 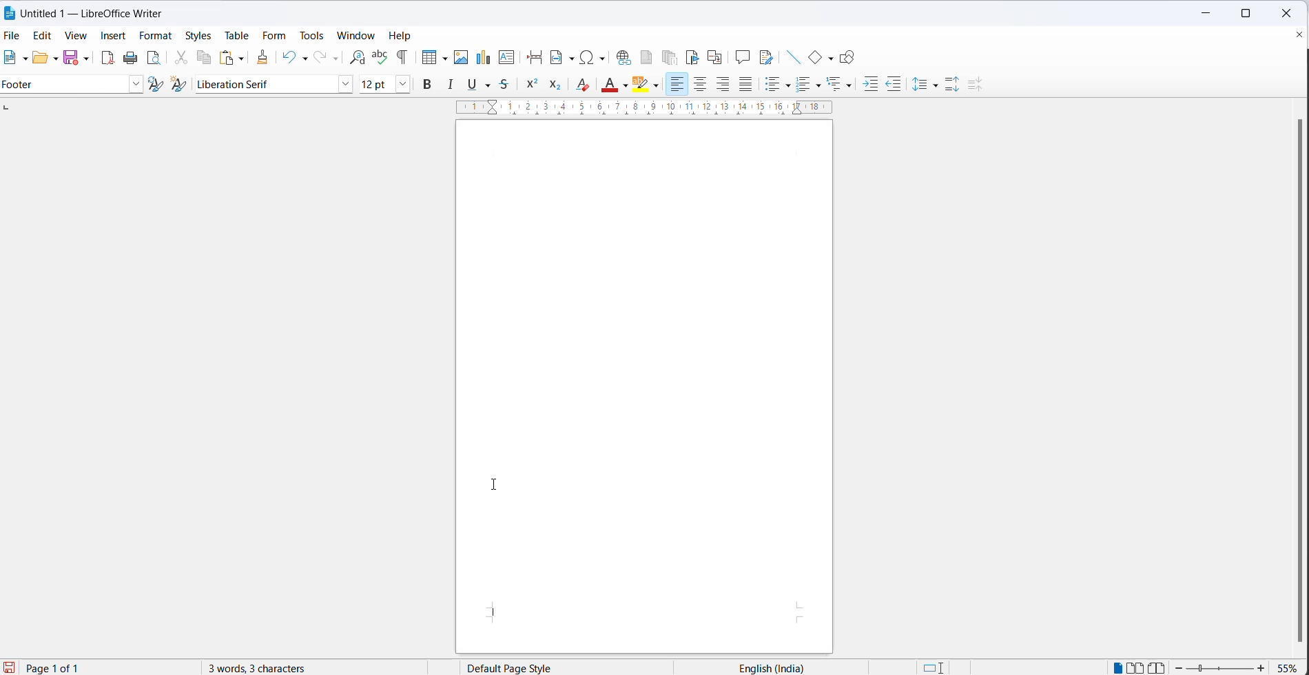 I want to click on style options, so click(x=136, y=85).